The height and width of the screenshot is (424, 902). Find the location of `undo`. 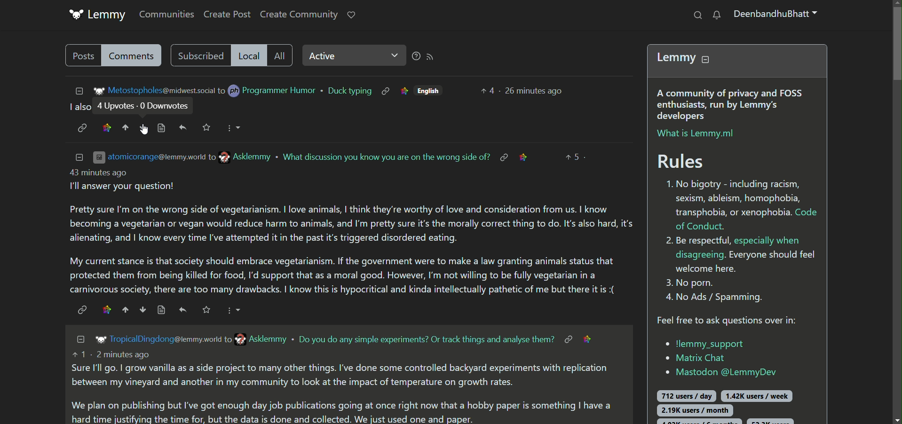

undo is located at coordinates (183, 127).